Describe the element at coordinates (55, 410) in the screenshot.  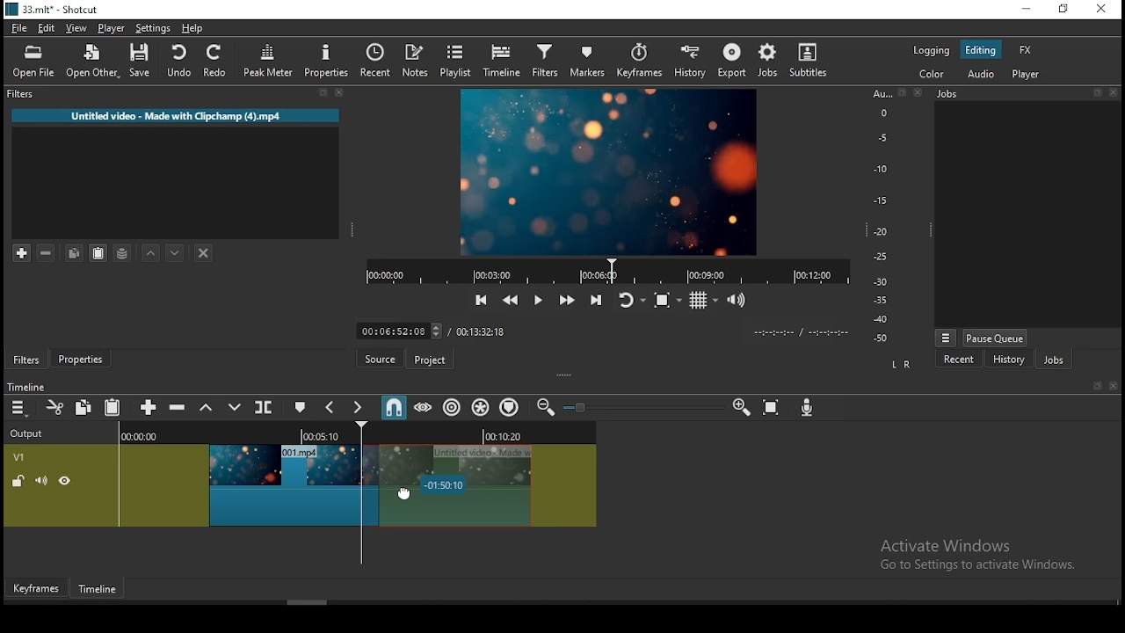
I see `cut` at that location.